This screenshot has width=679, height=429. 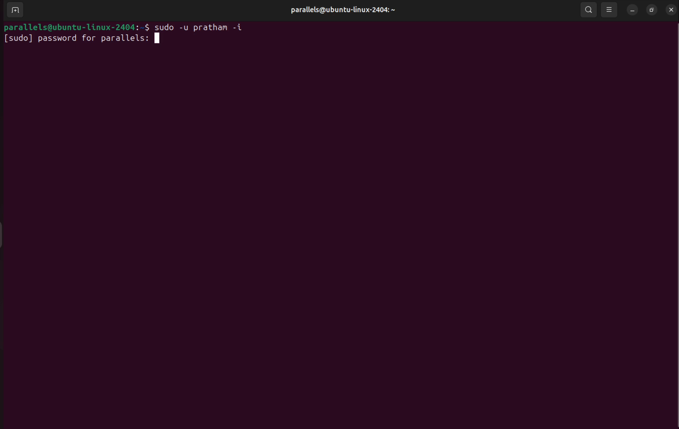 What do you see at coordinates (588, 10) in the screenshot?
I see `search` at bounding box center [588, 10].